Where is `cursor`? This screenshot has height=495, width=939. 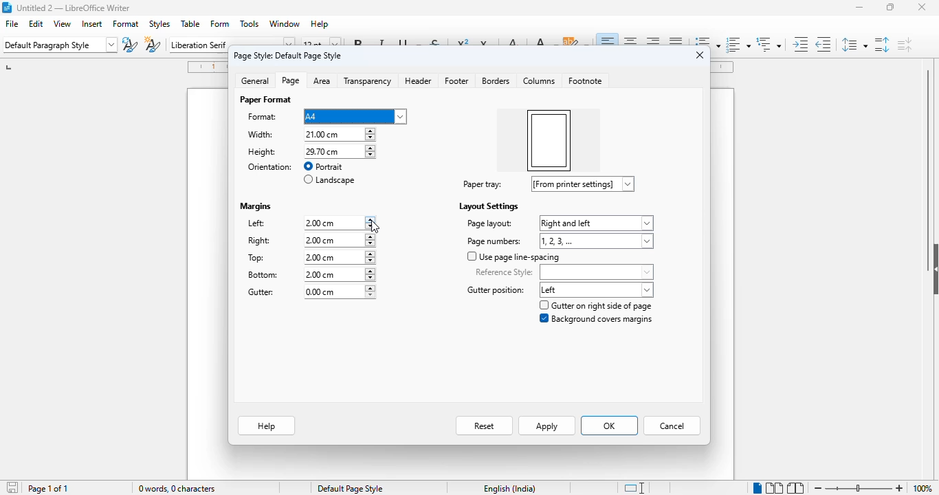 cursor is located at coordinates (376, 227).